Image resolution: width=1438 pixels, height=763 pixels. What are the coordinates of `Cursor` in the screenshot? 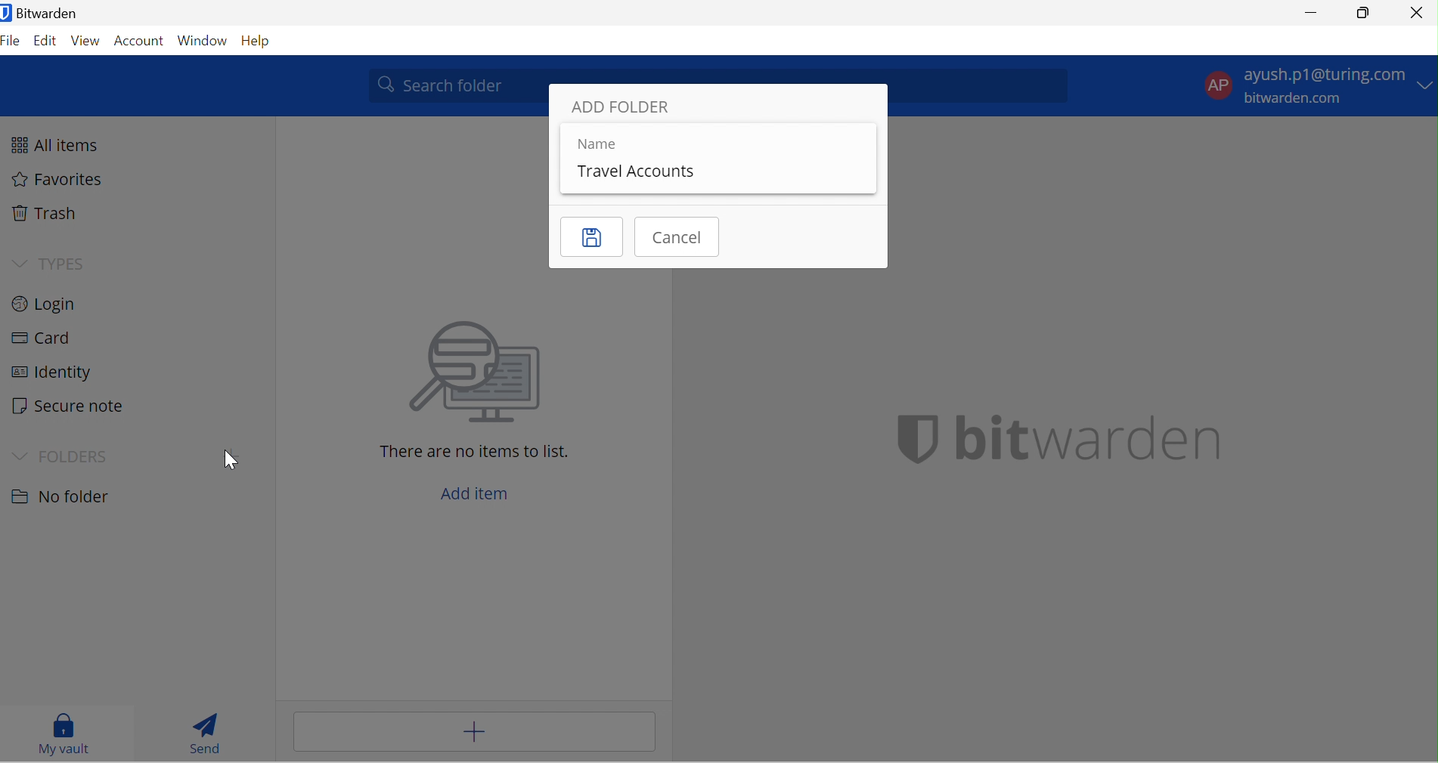 It's located at (234, 460).